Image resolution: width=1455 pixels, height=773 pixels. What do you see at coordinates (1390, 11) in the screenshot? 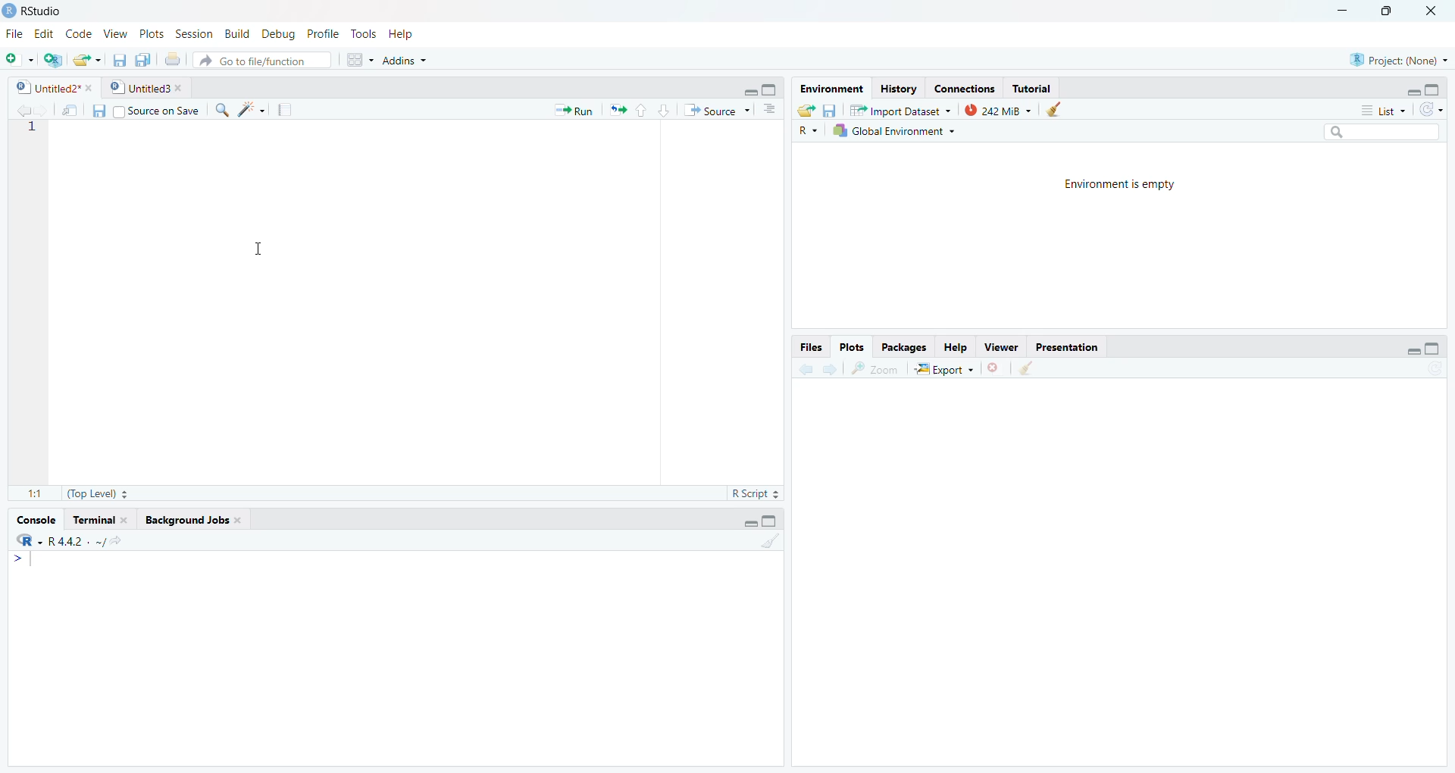
I see `Maximize` at bounding box center [1390, 11].